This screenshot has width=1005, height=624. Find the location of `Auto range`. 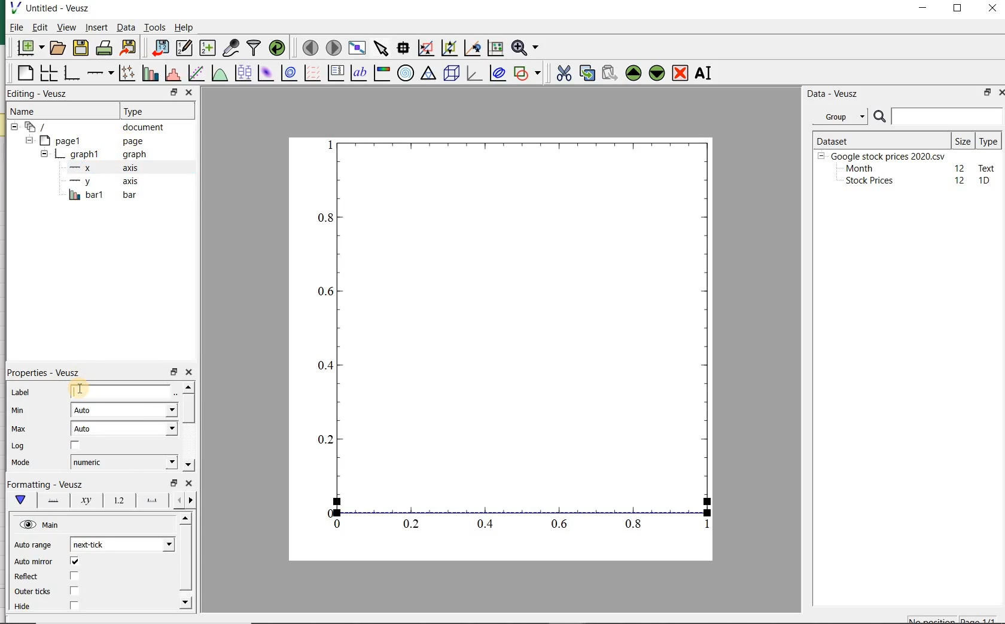

Auto range is located at coordinates (33, 546).